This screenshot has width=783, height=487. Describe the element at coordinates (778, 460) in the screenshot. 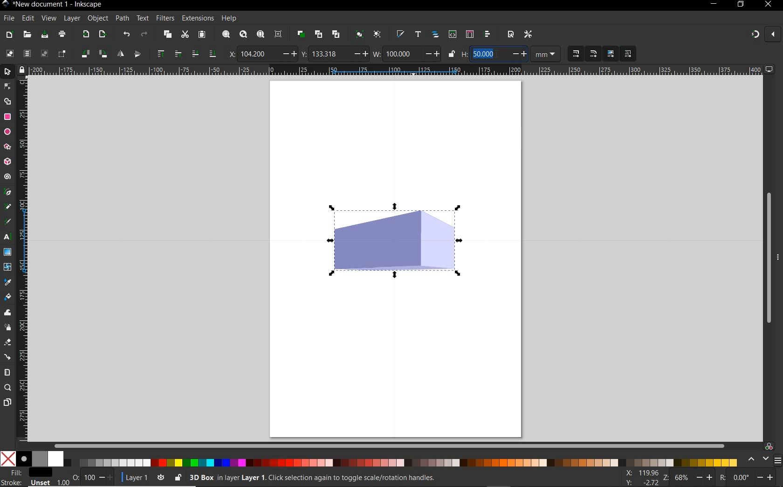

I see `menu` at that location.